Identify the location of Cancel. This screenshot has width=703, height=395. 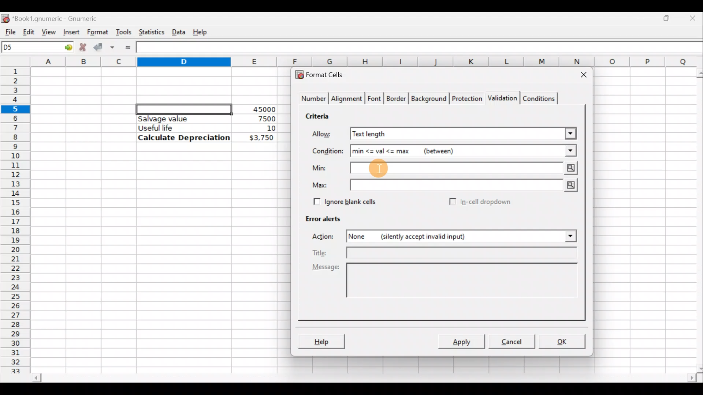
(510, 341).